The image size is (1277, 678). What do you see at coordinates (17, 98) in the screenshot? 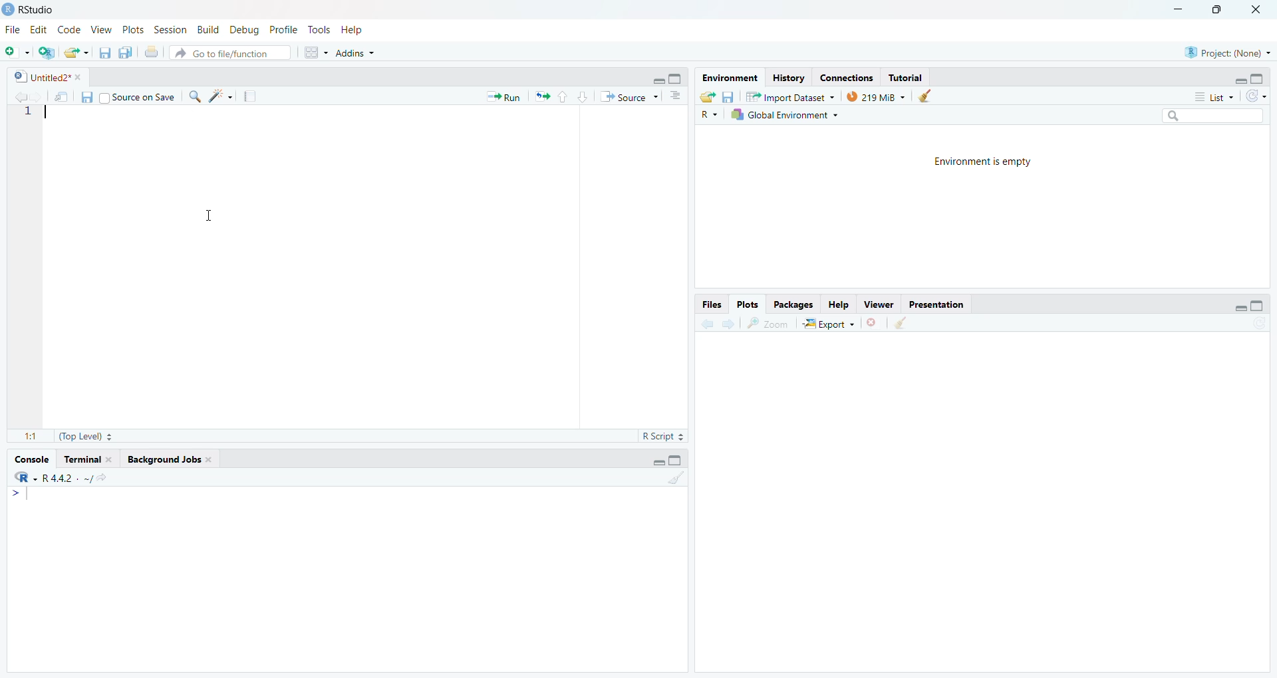
I see `Go to previous source location` at bounding box center [17, 98].